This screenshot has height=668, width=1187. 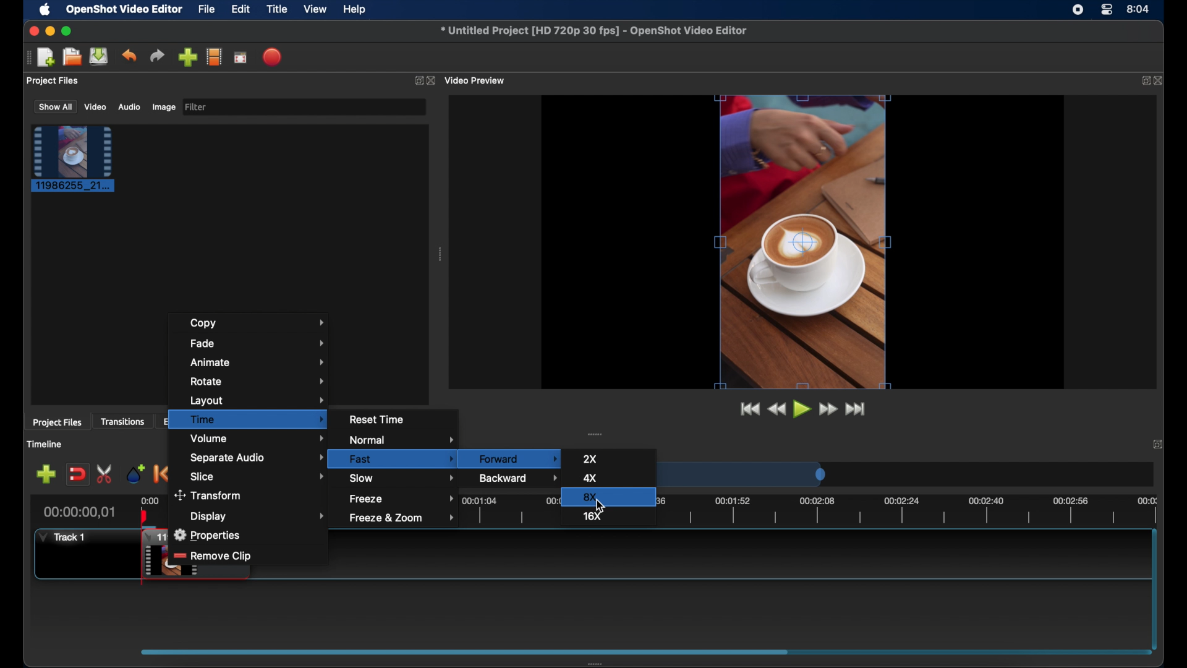 I want to click on show all, so click(x=54, y=107).